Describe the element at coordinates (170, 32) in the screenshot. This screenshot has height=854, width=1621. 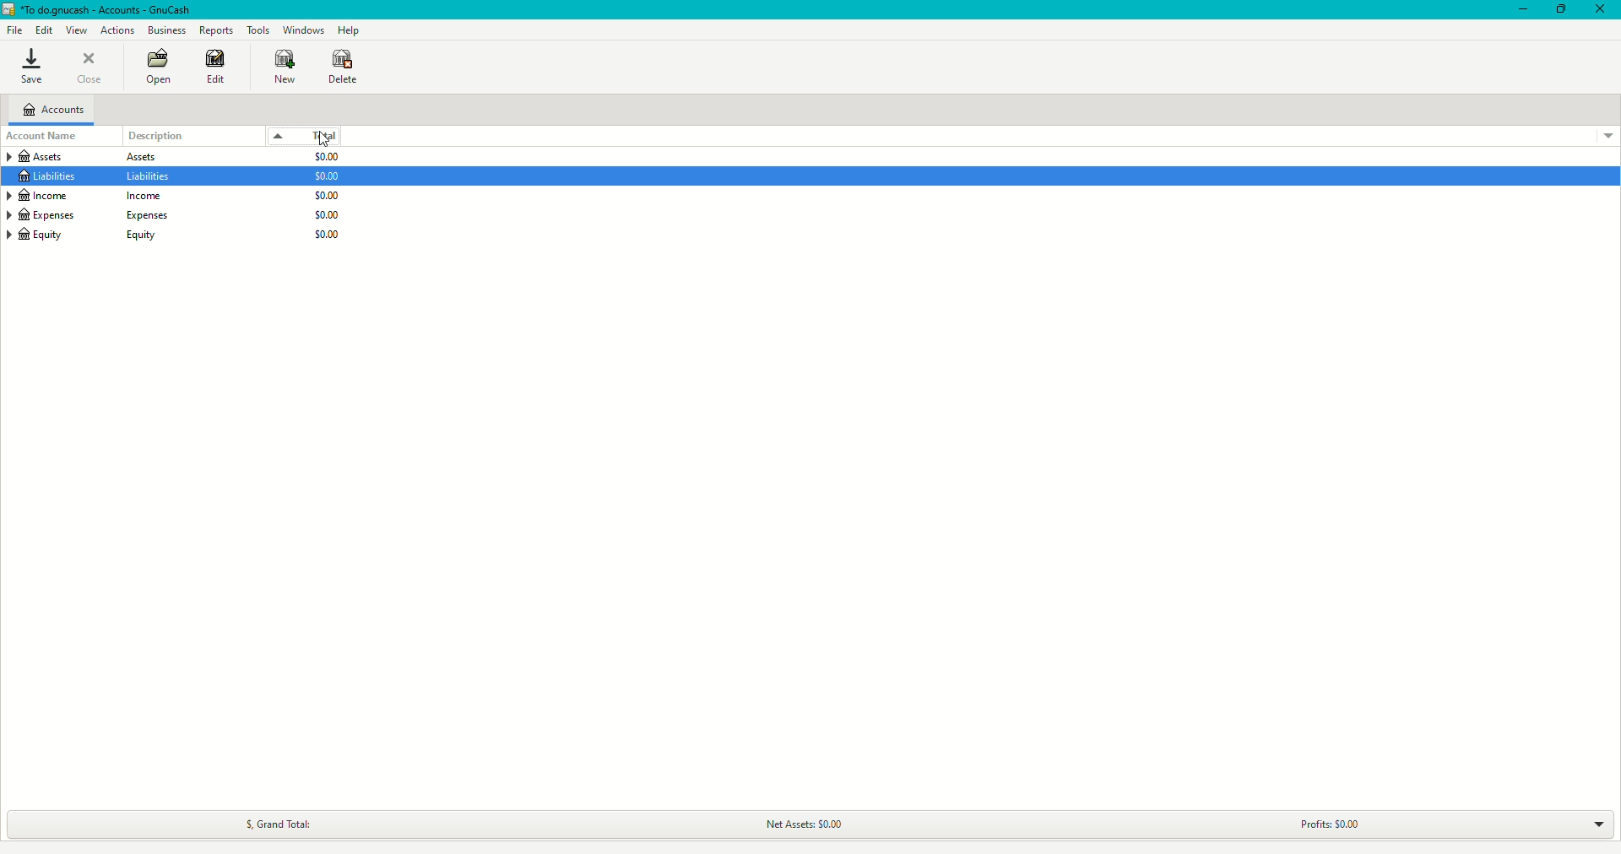
I see `Business` at that location.